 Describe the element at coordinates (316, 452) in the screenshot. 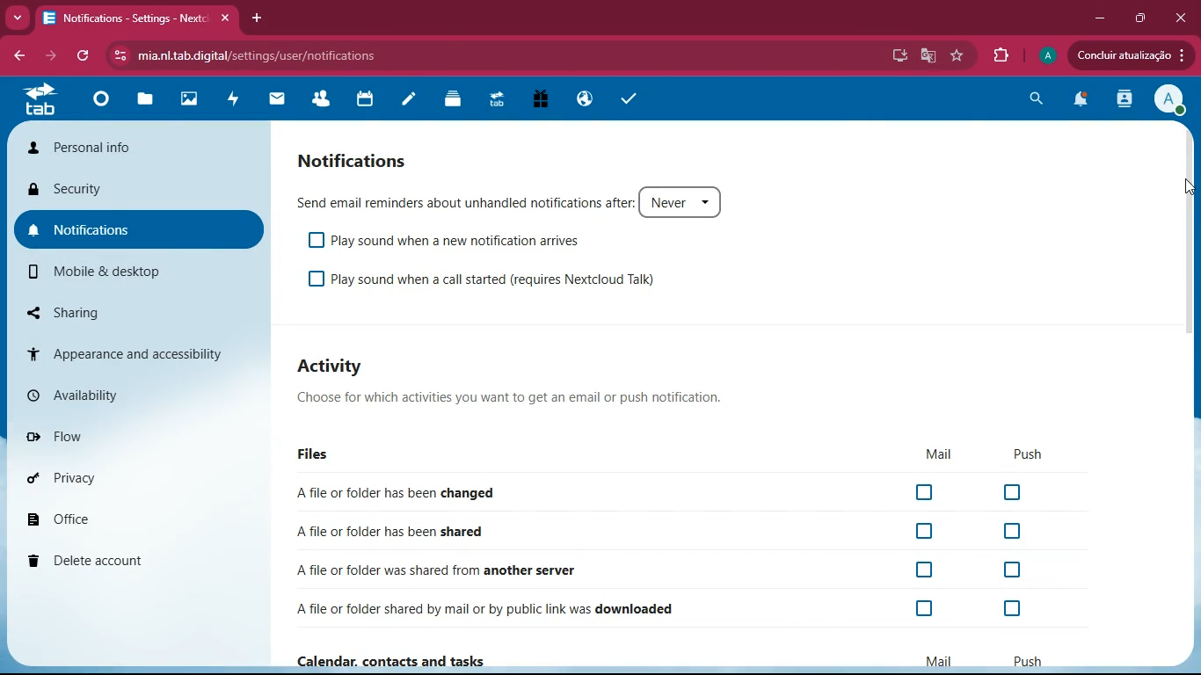

I see `files` at that location.